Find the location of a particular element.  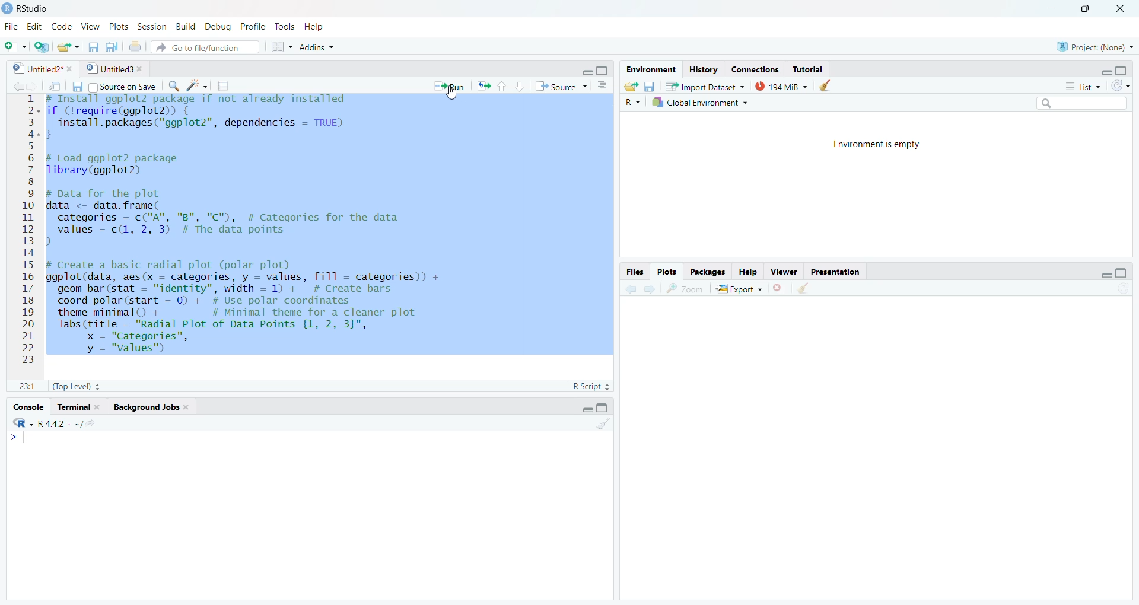

Tutorial is located at coordinates (812, 69).